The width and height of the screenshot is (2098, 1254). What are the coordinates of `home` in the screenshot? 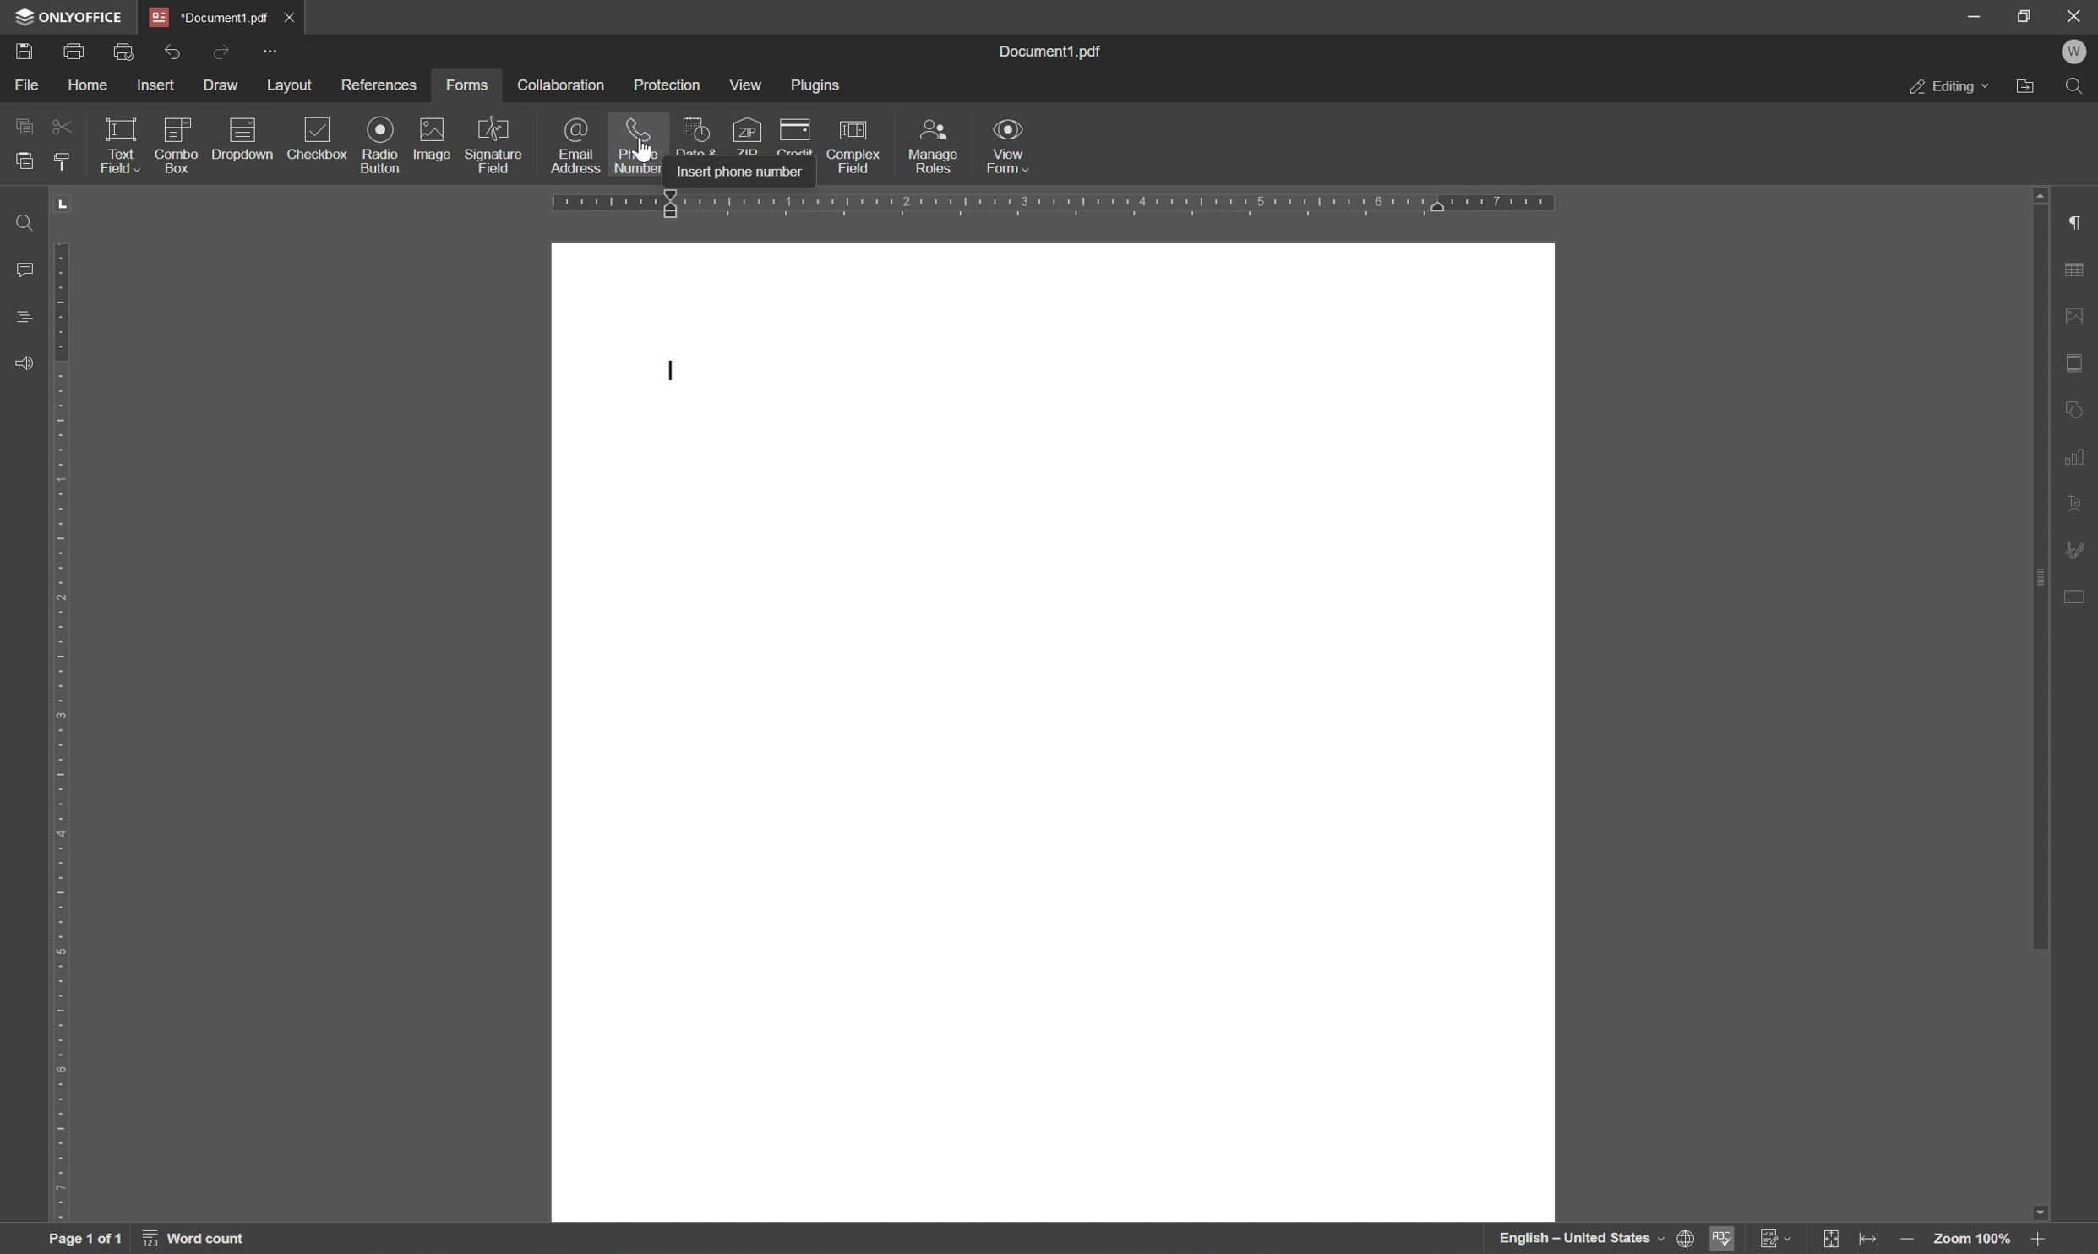 It's located at (86, 89).